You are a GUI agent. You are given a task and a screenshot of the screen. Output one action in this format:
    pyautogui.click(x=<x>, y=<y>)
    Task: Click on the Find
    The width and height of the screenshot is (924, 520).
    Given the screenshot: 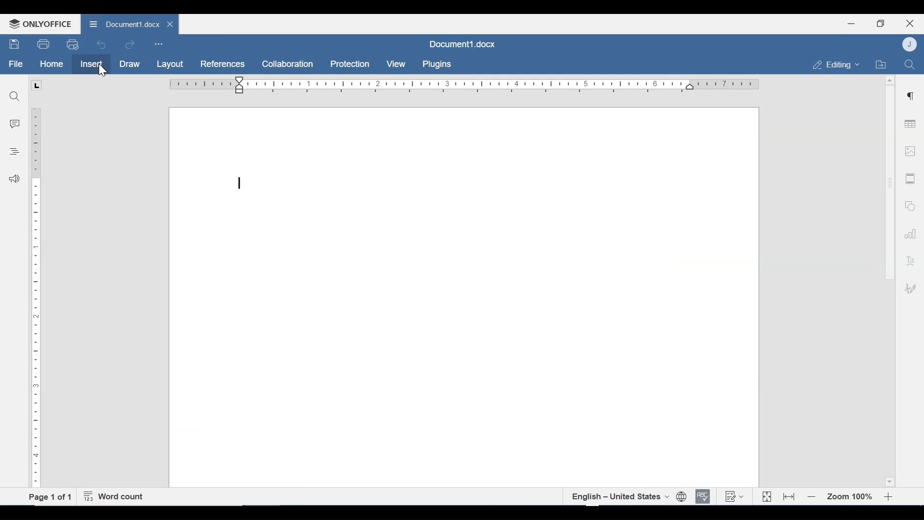 What is the action you would take?
    pyautogui.click(x=15, y=96)
    